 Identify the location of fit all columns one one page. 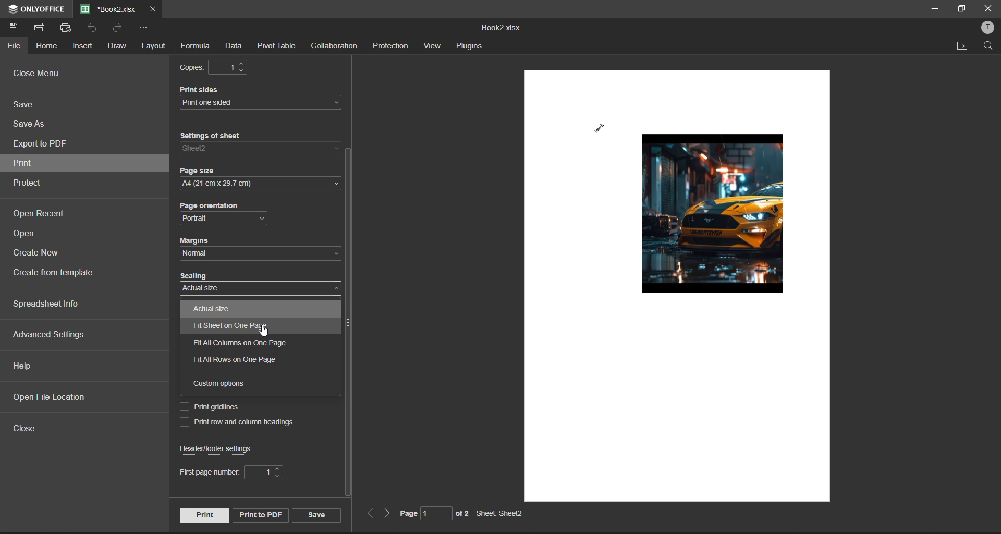
(240, 345).